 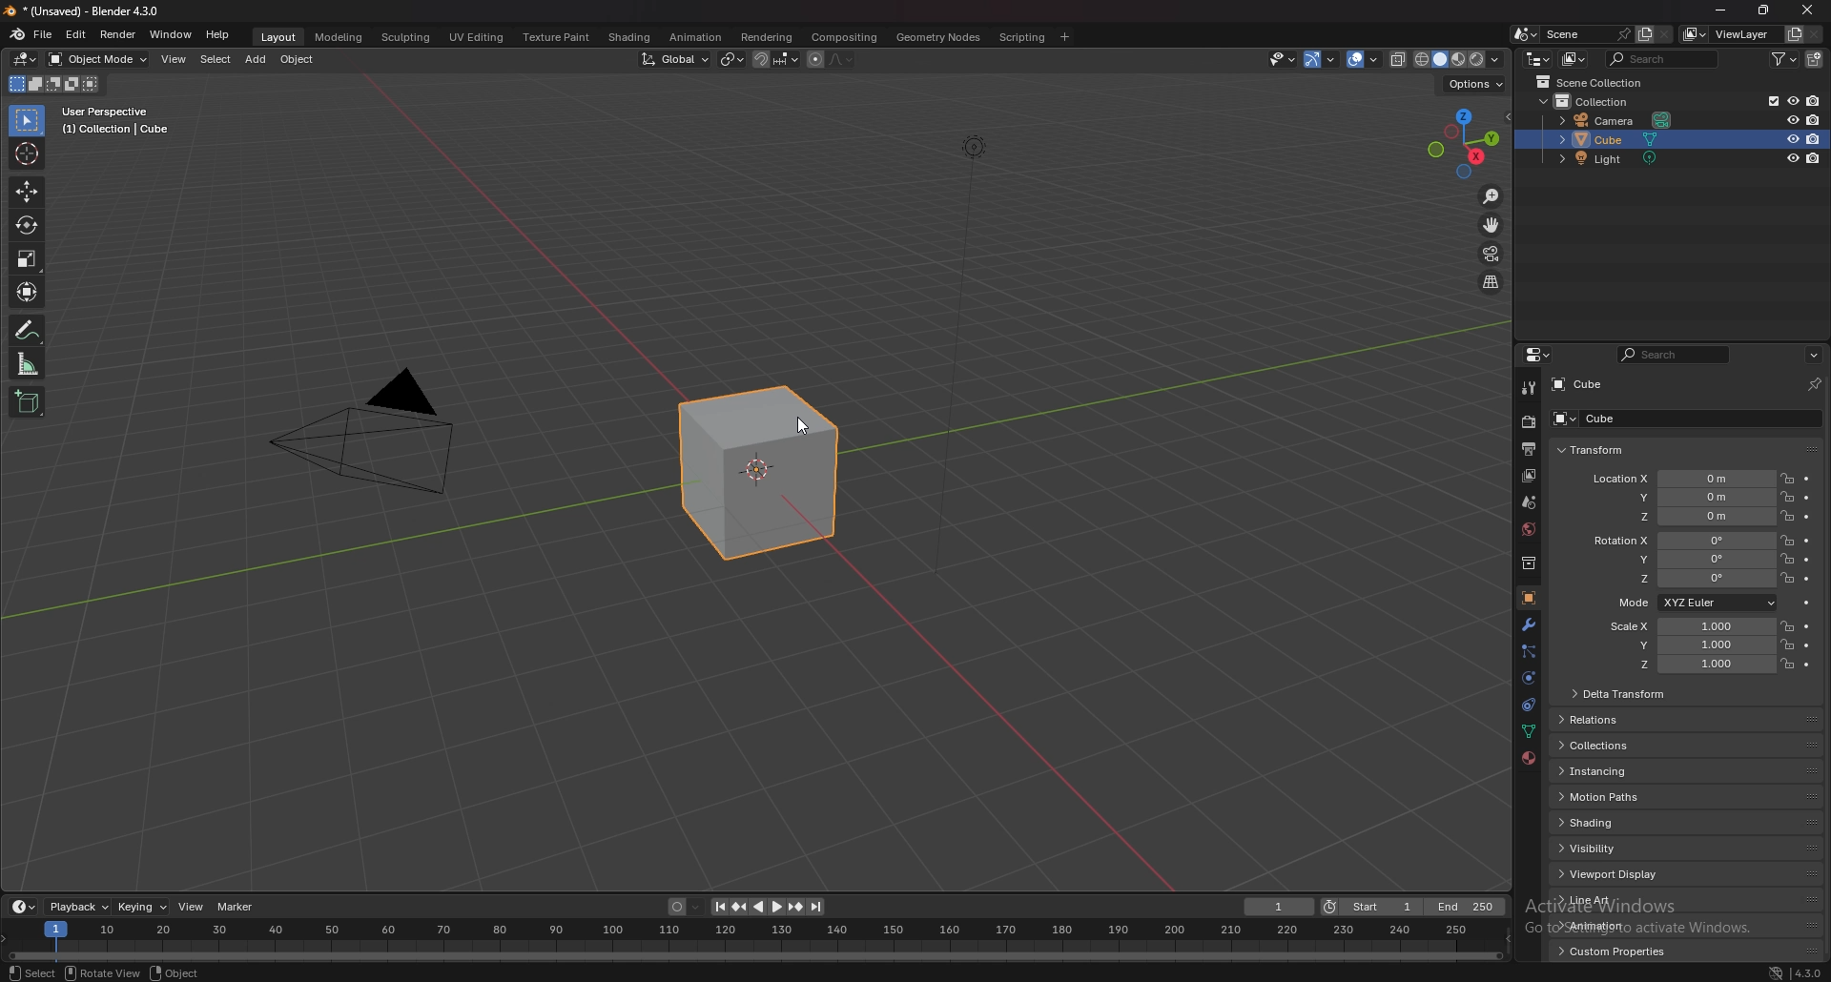 What do you see at coordinates (937, 37) in the screenshot?
I see `geometry nodes` at bounding box center [937, 37].